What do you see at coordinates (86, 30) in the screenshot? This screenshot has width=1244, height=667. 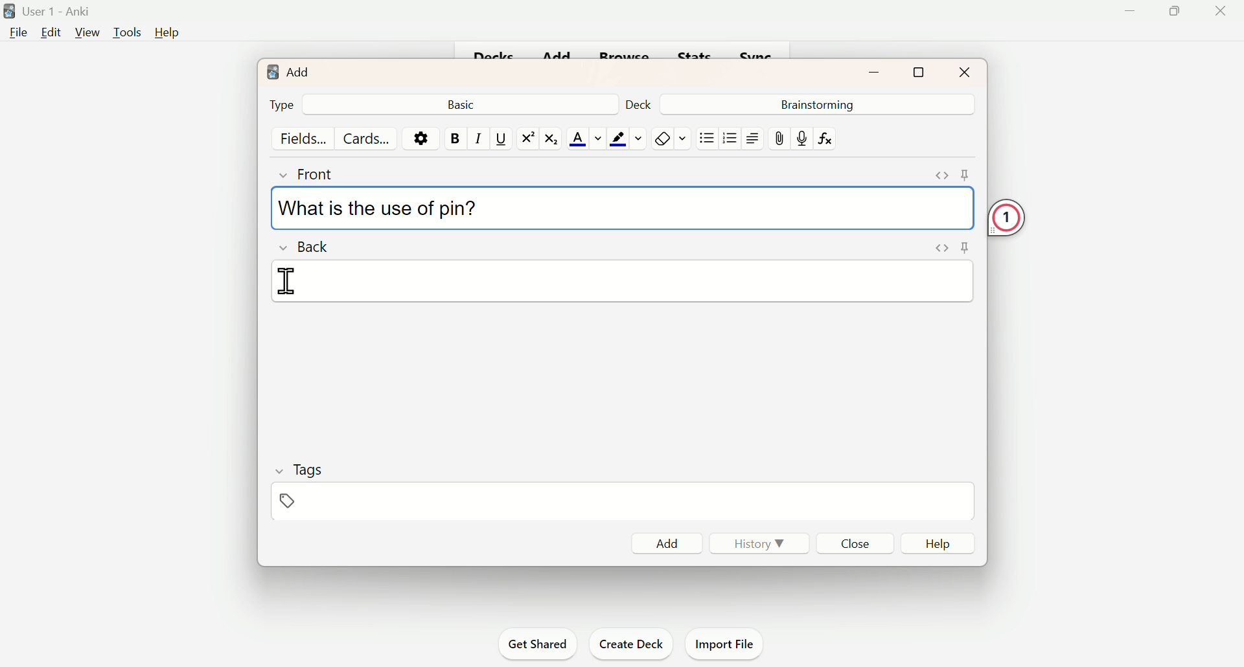 I see `` at bounding box center [86, 30].